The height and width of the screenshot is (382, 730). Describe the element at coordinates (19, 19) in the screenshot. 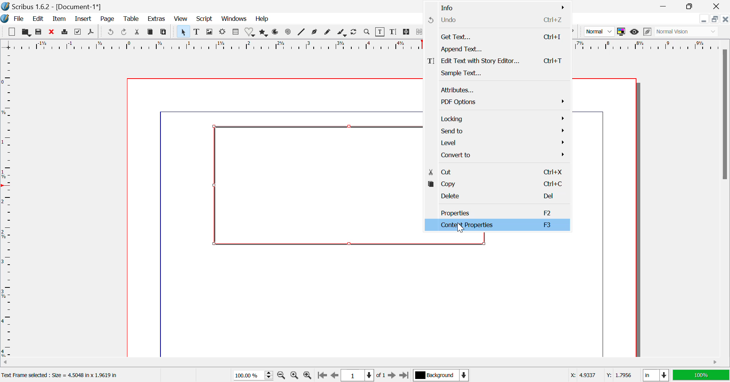

I see `File` at that location.